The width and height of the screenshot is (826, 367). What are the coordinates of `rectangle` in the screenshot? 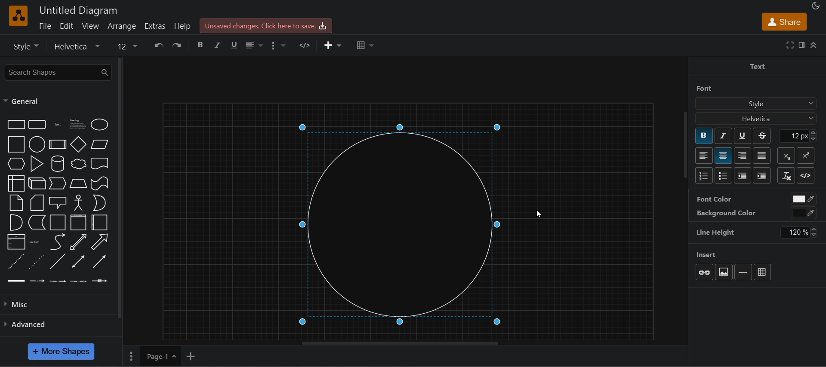 It's located at (15, 125).